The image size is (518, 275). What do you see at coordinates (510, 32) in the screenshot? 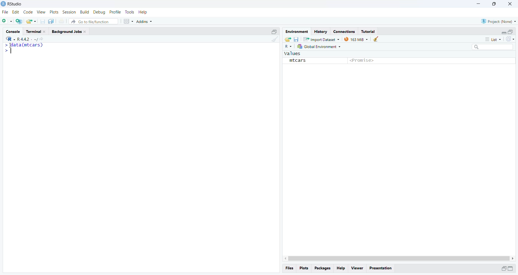
I see `open in separate window` at bounding box center [510, 32].